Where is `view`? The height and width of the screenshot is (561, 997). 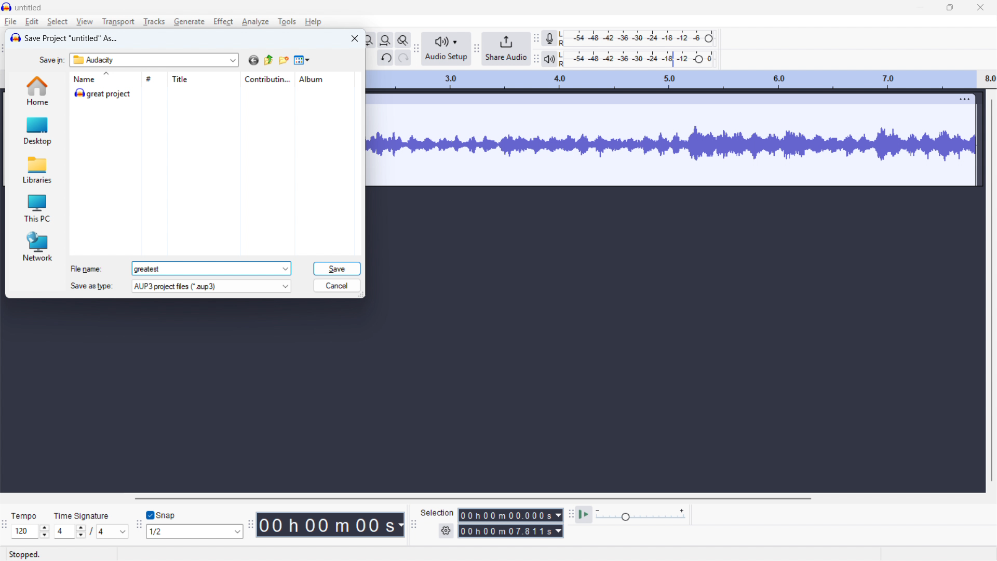 view is located at coordinates (85, 22).